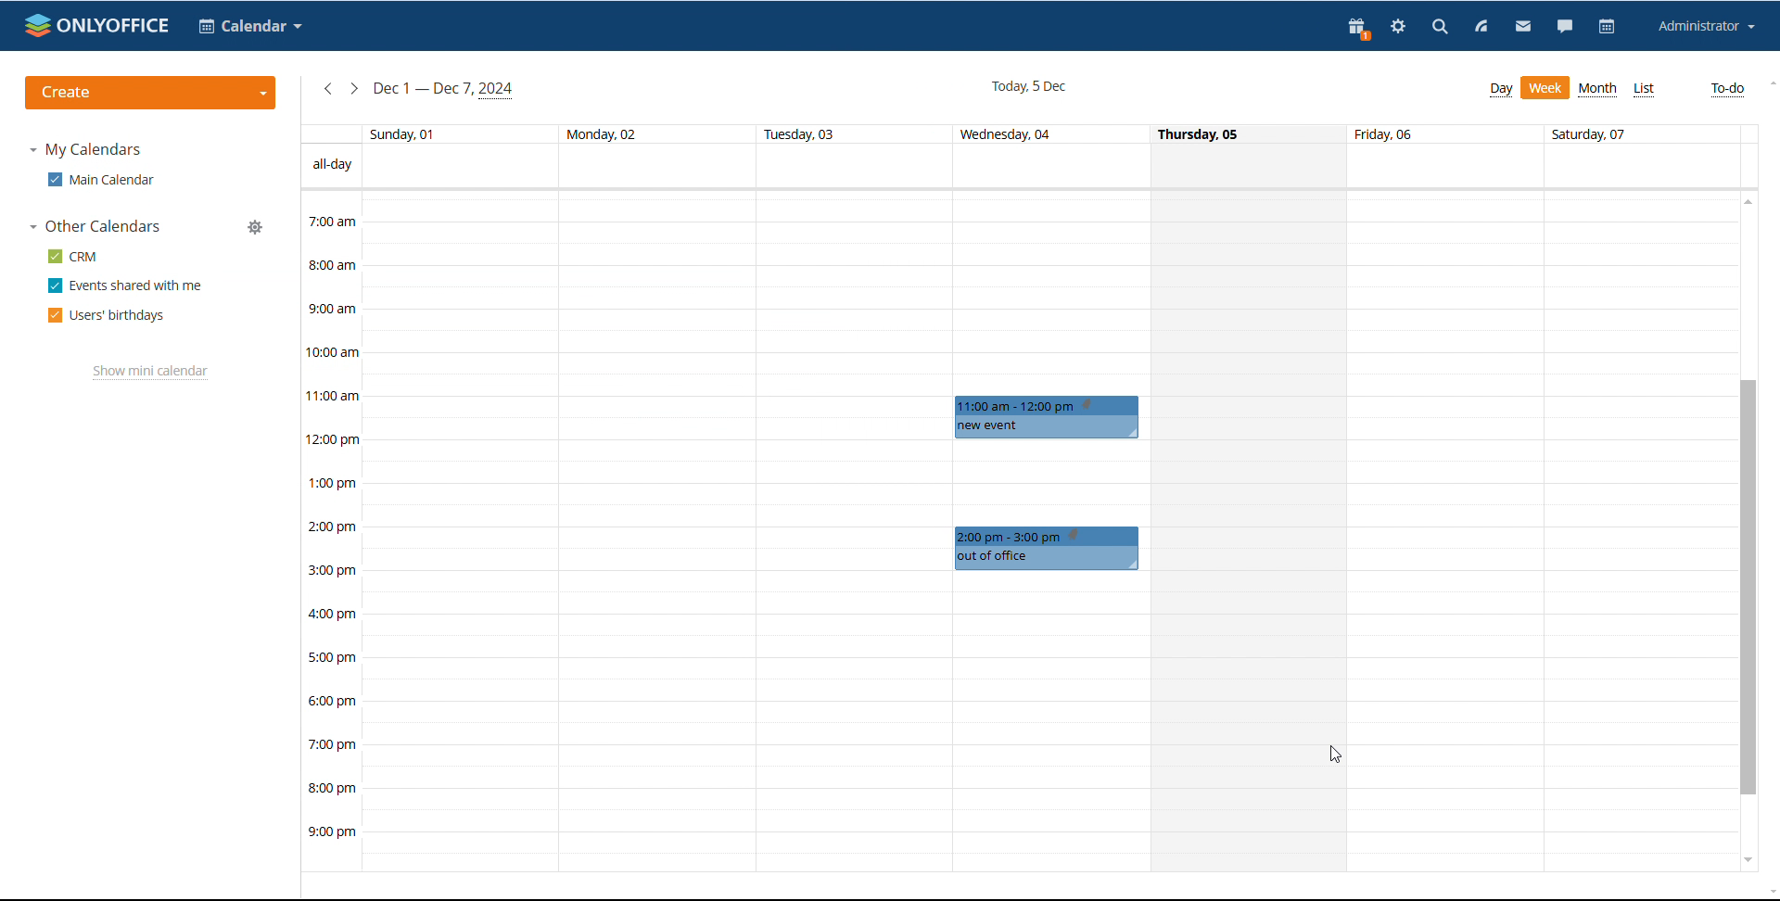  What do you see at coordinates (1746, 859) in the screenshot?
I see `scroll down` at bounding box center [1746, 859].